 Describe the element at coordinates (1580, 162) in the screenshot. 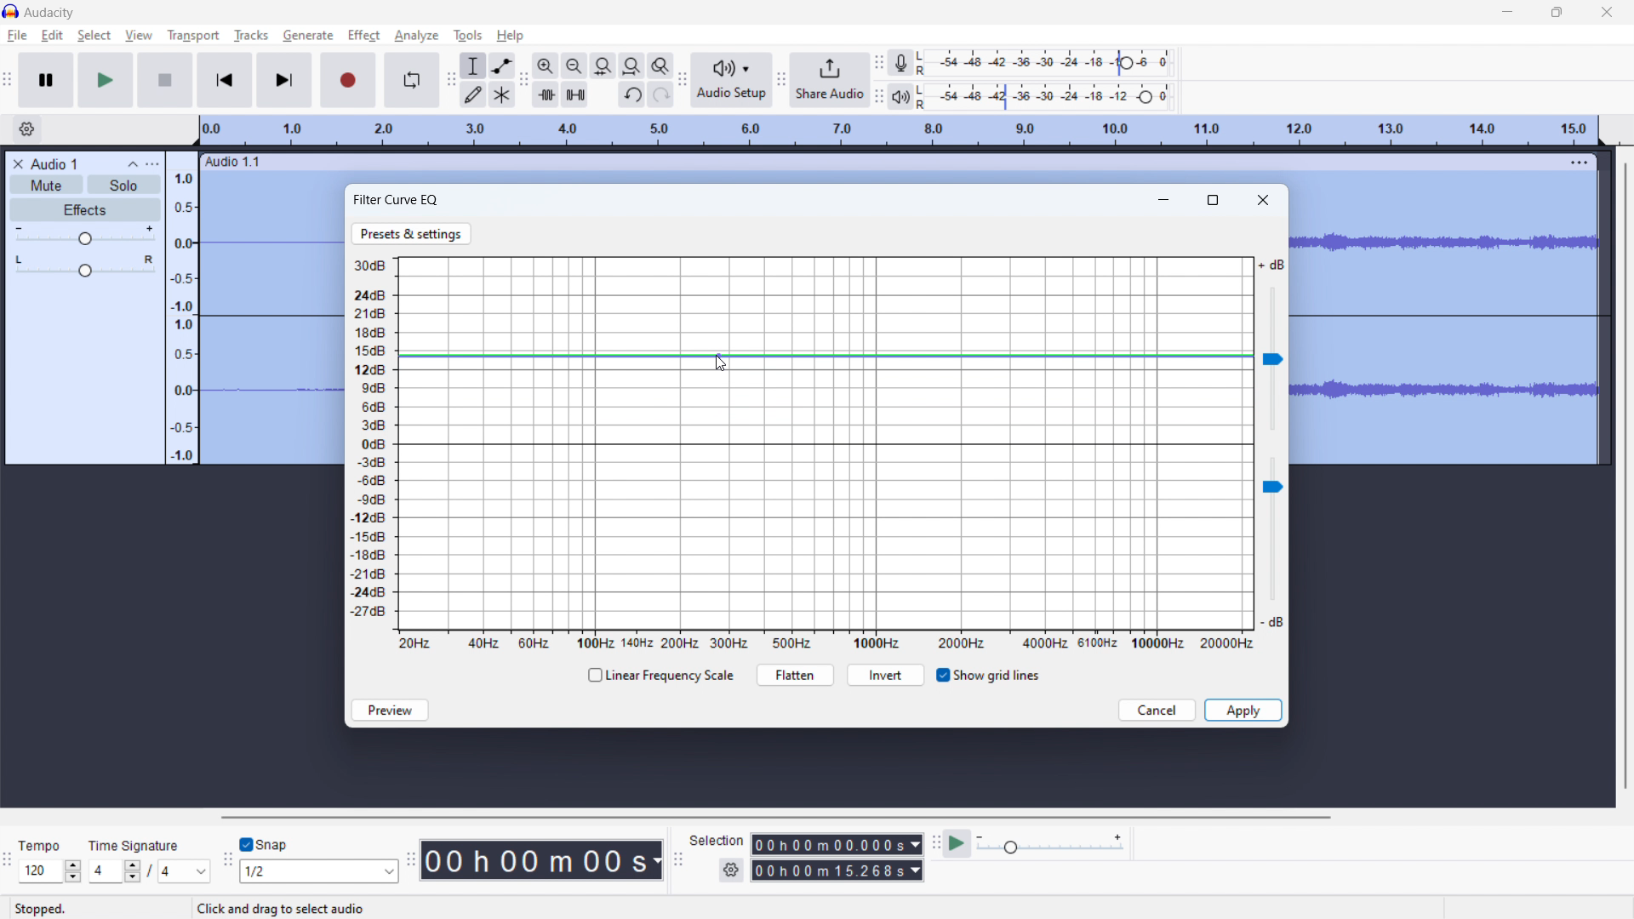

I see `menu` at that location.